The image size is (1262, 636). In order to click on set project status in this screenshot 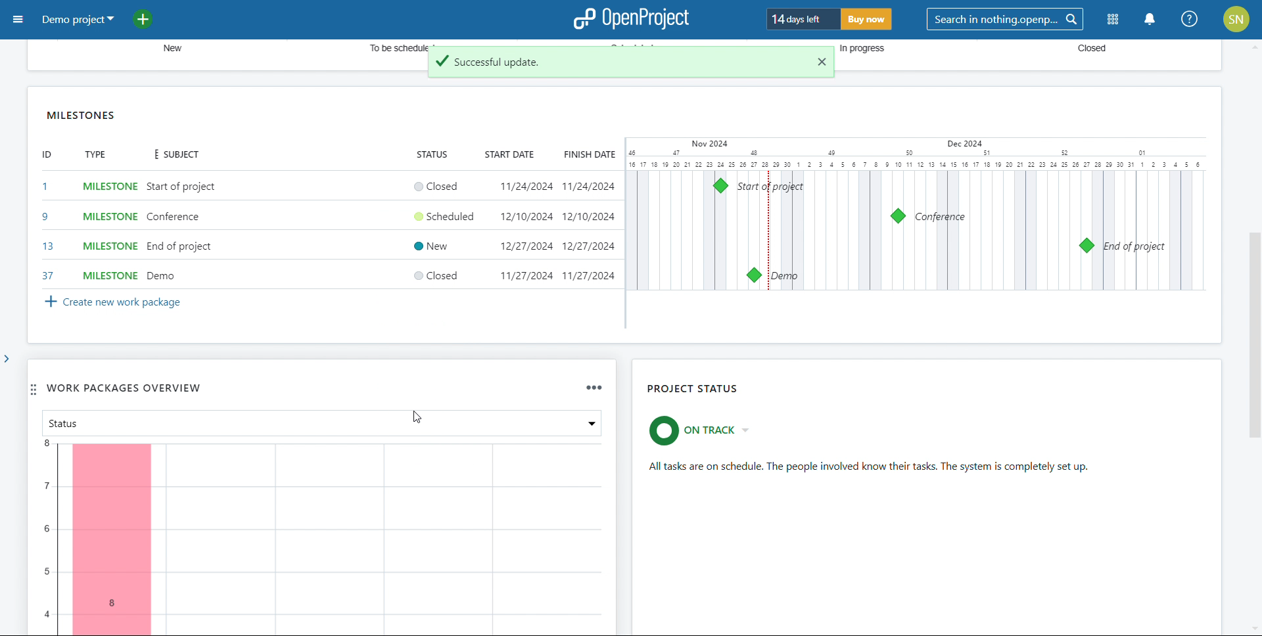, I will do `click(705, 430)`.